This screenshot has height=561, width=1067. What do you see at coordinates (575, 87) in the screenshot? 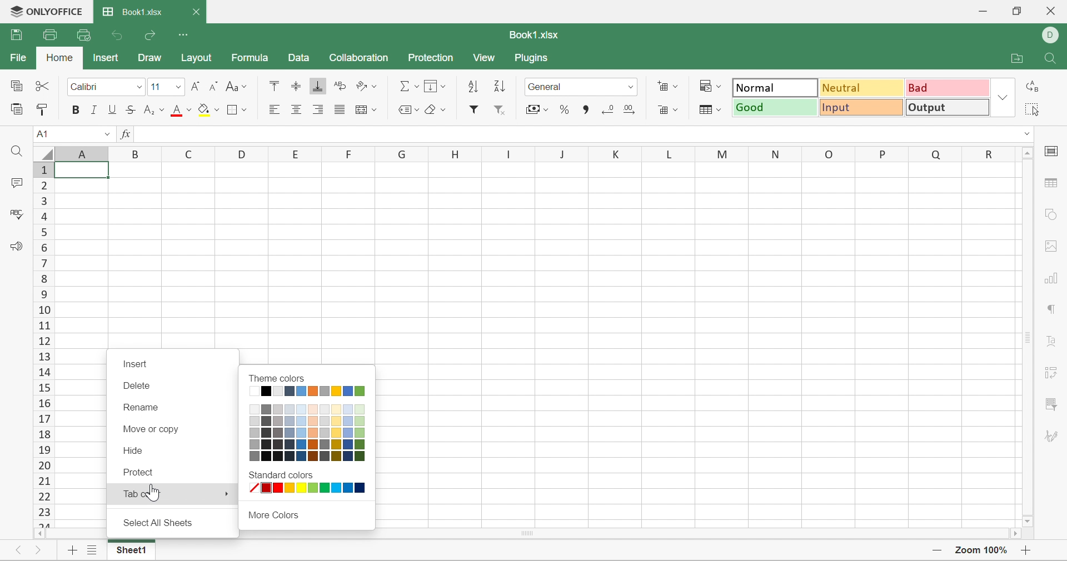
I see `General` at bounding box center [575, 87].